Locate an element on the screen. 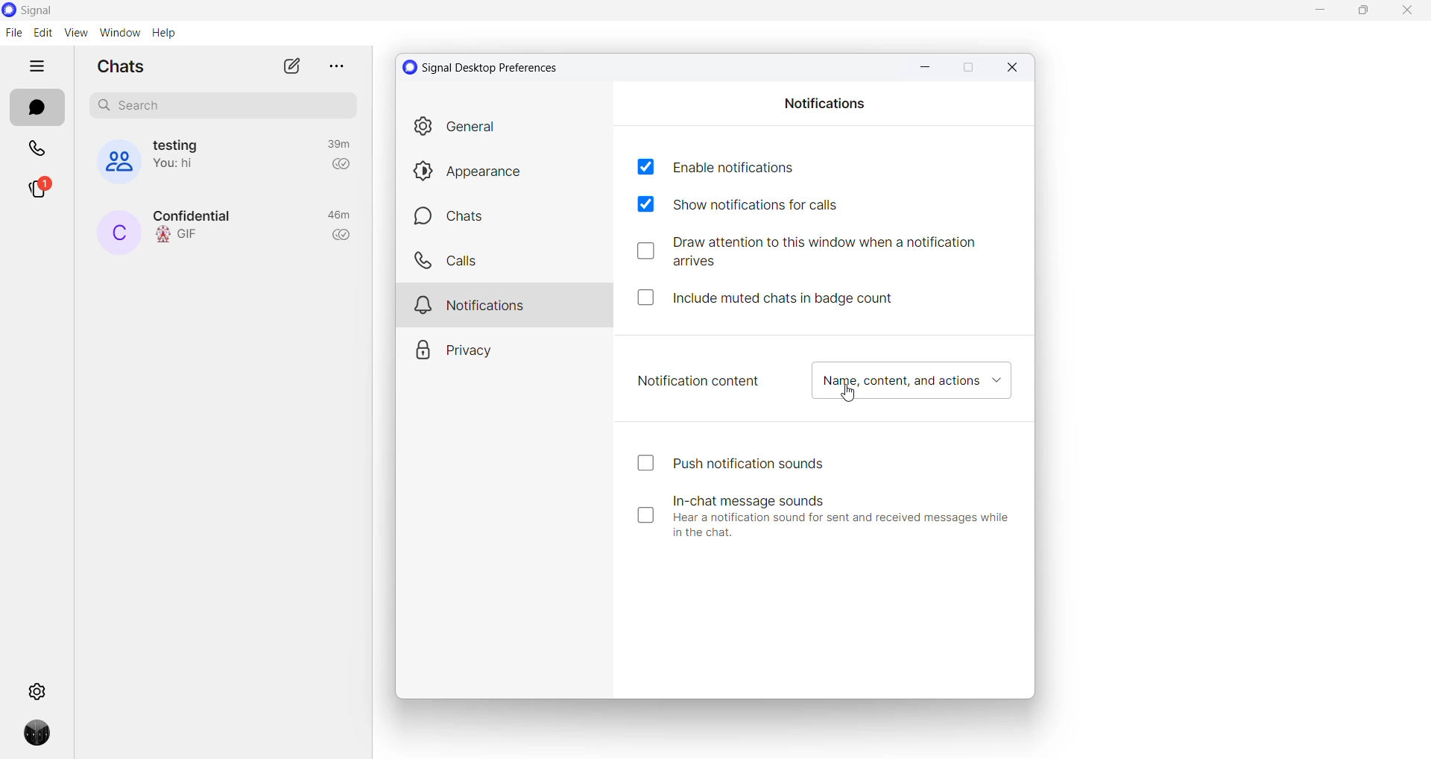 The height and width of the screenshot is (759, 1431). edit is located at coordinates (42, 34).